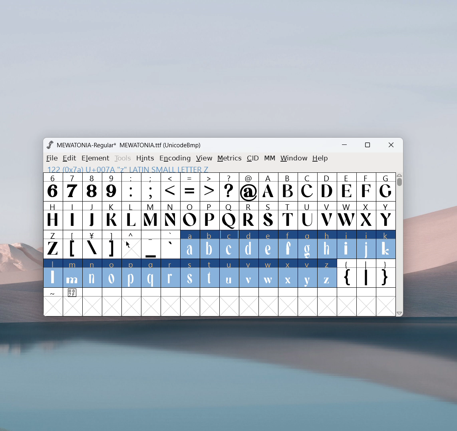 Image resolution: width=457 pixels, height=431 pixels. Describe the element at coordinates (270, 159) in the screenshot. I see `MM` at that location.